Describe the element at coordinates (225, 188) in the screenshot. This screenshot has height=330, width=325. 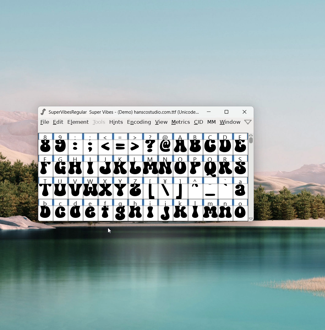
I see ``` at that location.